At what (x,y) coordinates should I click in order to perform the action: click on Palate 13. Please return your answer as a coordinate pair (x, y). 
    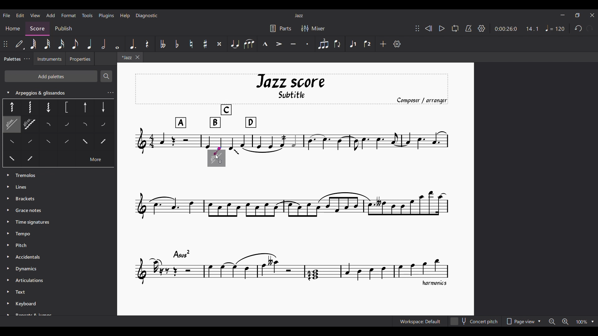
    Looking at the image, I should click on (50, 143).